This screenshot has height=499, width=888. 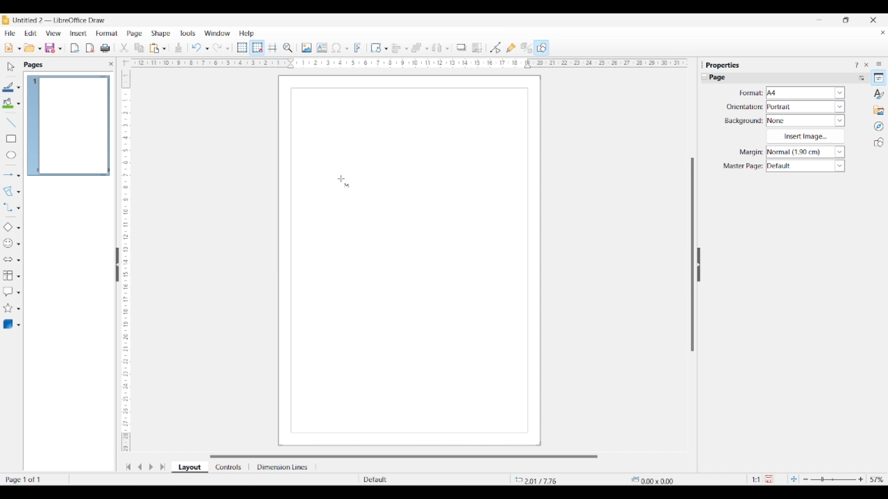 What do you see at coordinates (242, 48) in the screenshot?
I see `Display grid` at bounding box center [242, 48].